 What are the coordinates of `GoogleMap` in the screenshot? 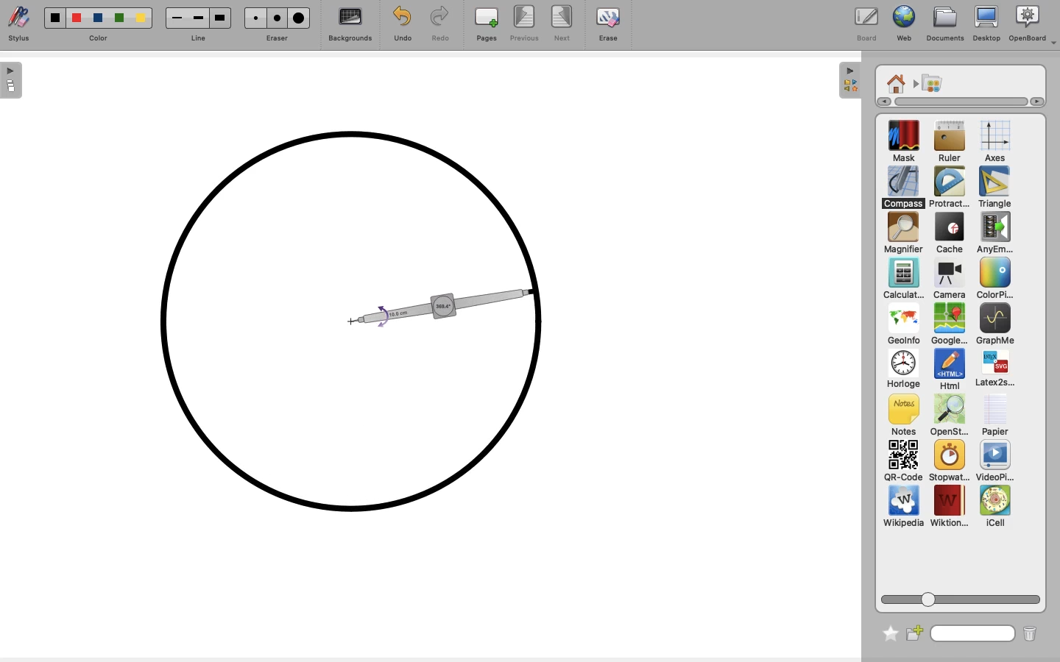 It's located at (949, 325).